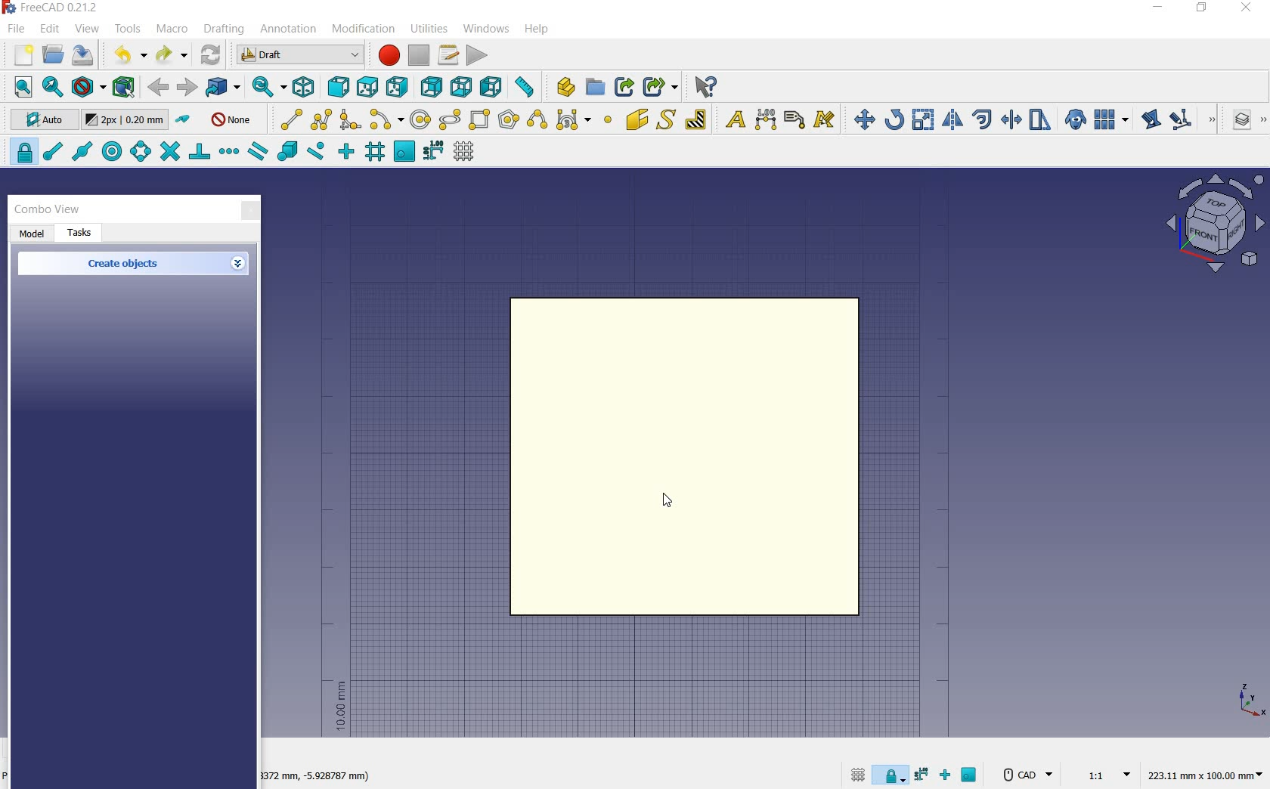 Image resolution: width=1270 pixels, height=789 pixels. Describe the element at coordinates (403, 152) in the screenshot. I see `snap working plane` at that location.